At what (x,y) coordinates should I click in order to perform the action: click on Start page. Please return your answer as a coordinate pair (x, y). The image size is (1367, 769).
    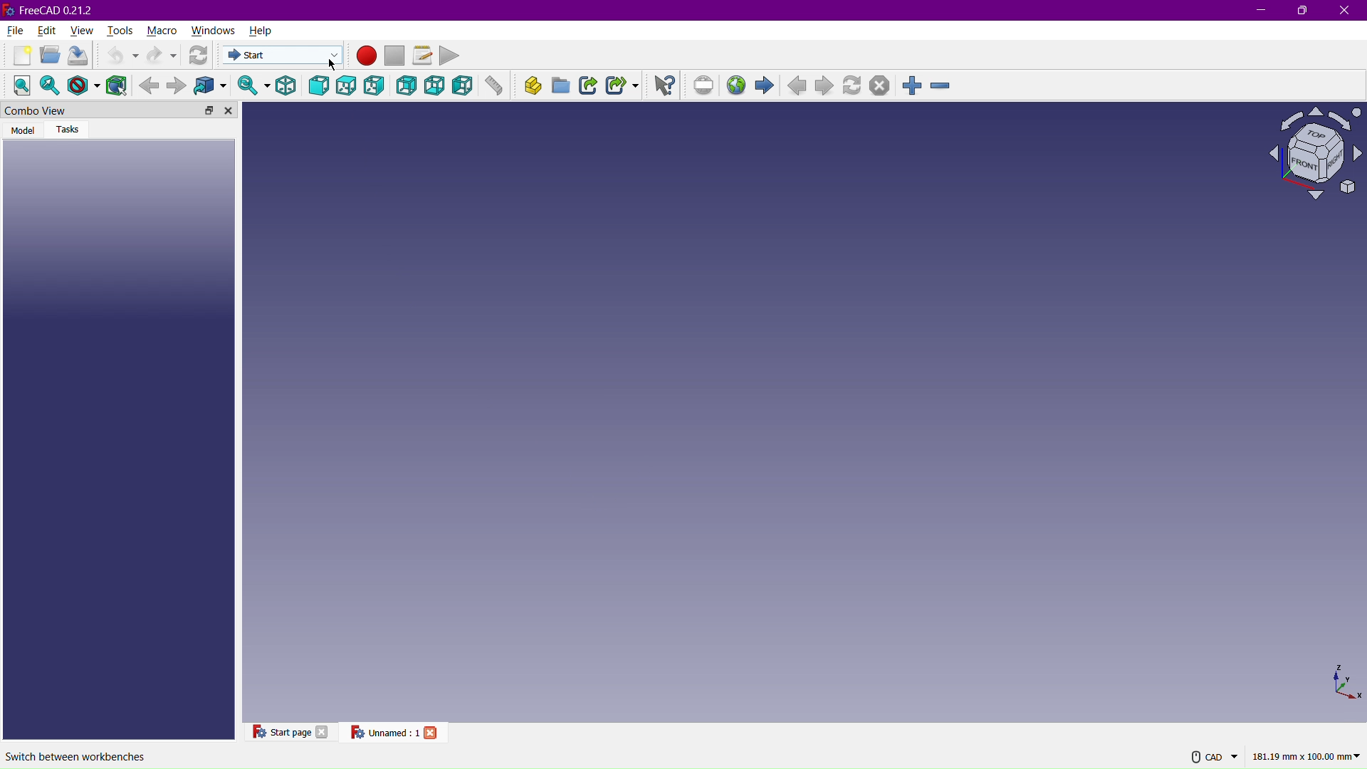
    Looking at the image, I should click on (281, 731).